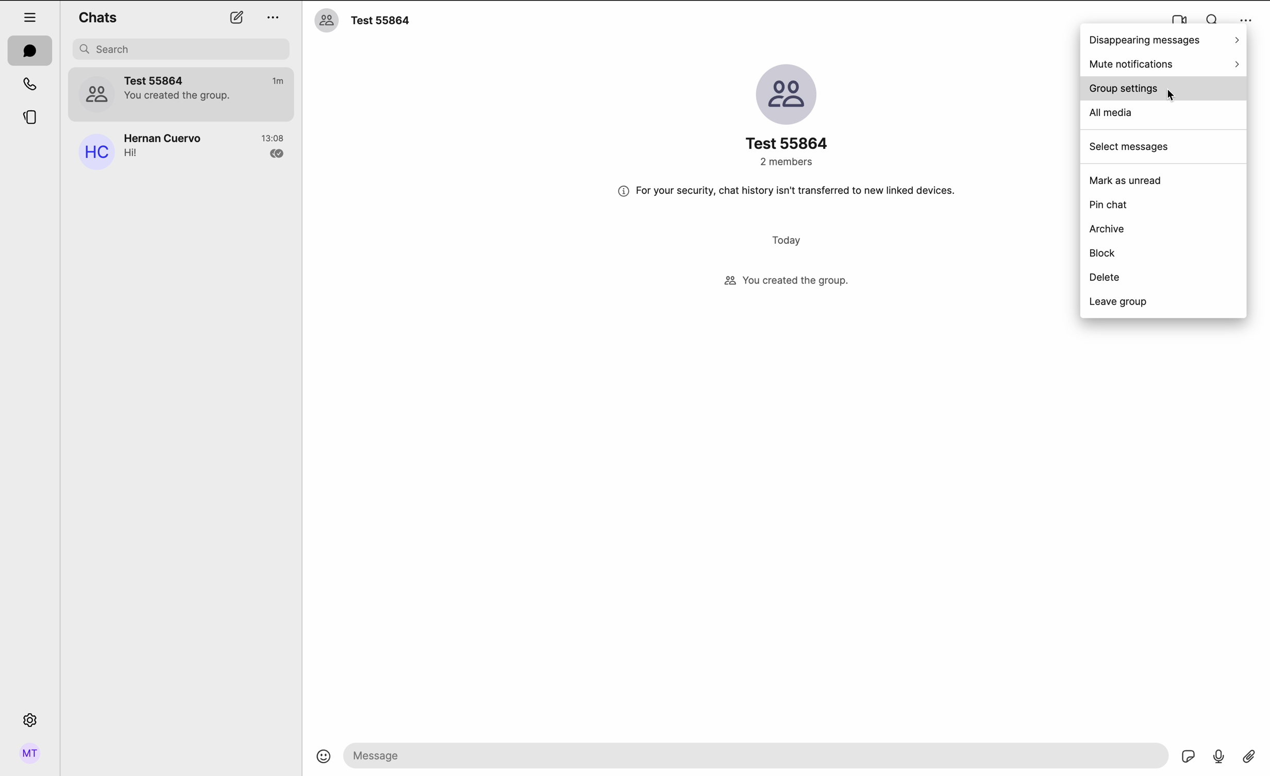 This screenshot has width=1270, height=776. Describe the element at coordinates (27, 85) in the screenshot. I see `calls` at that location.